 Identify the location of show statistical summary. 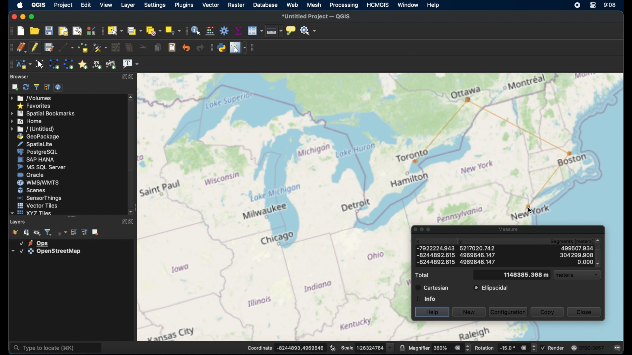
(238, 30).